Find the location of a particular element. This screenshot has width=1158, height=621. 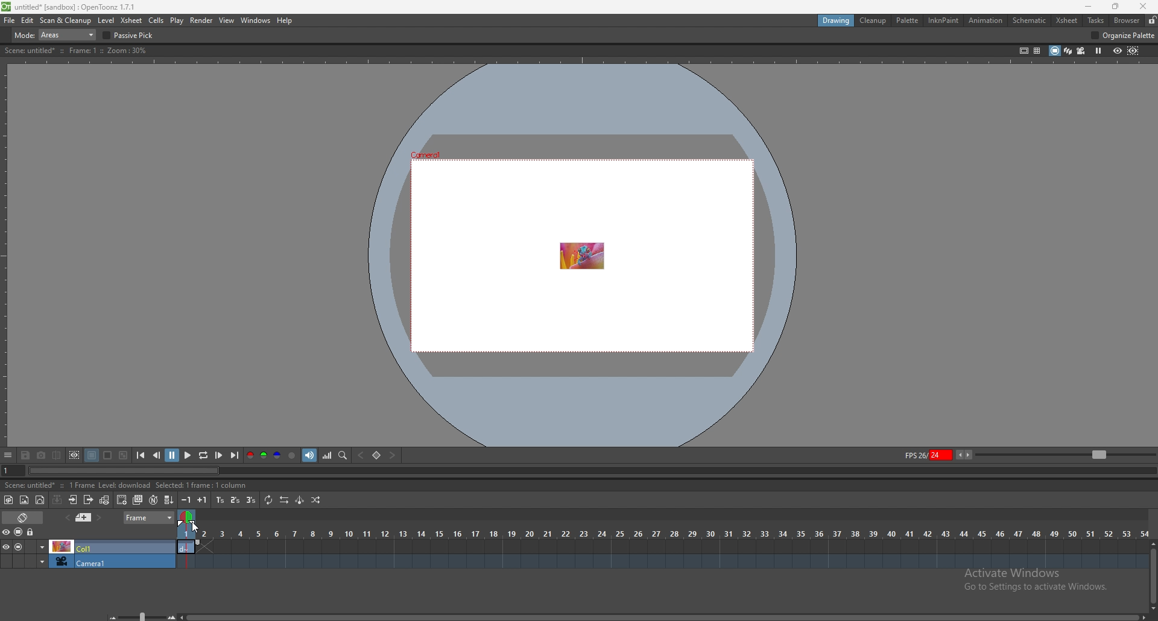

timeline is located at coordinates (661, 561).